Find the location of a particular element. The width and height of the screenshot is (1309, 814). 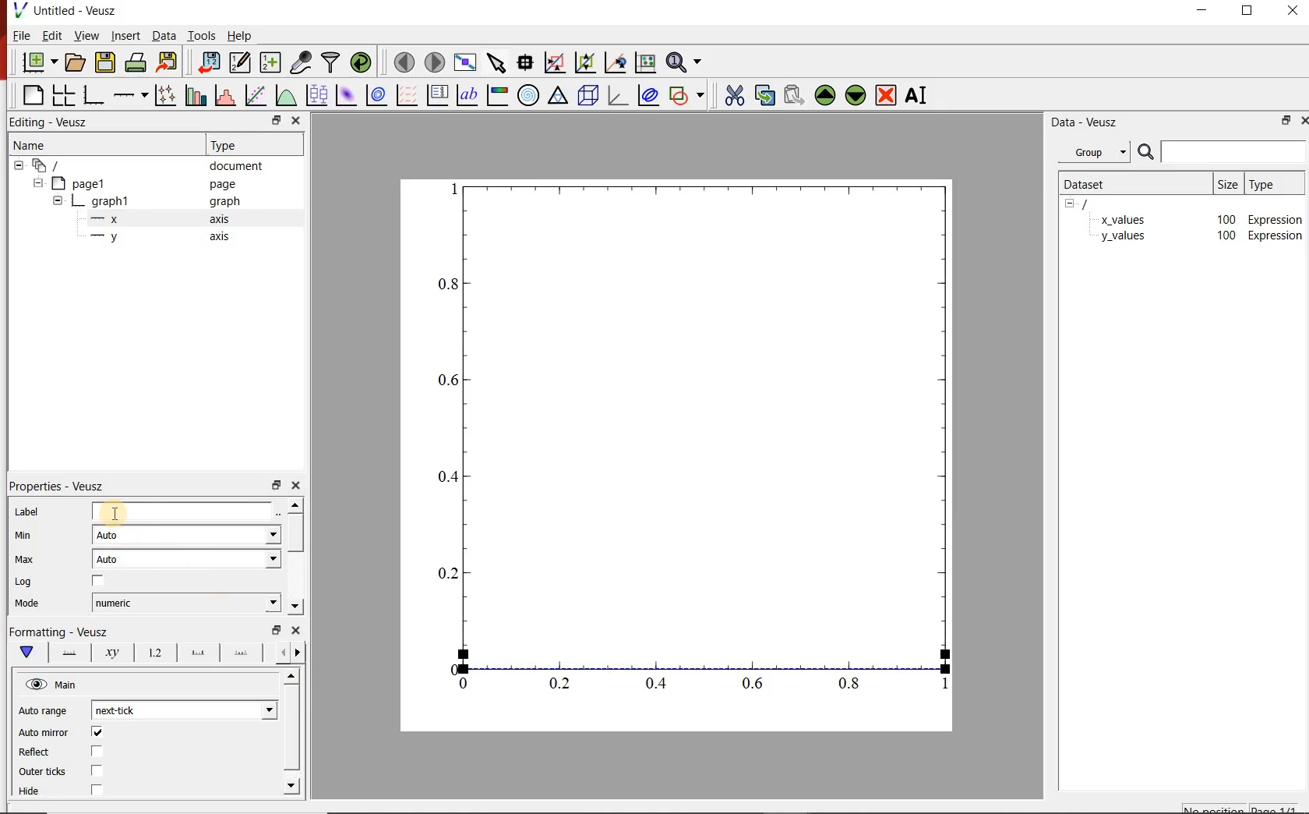

main formatting is located at coordinates (27, 653).